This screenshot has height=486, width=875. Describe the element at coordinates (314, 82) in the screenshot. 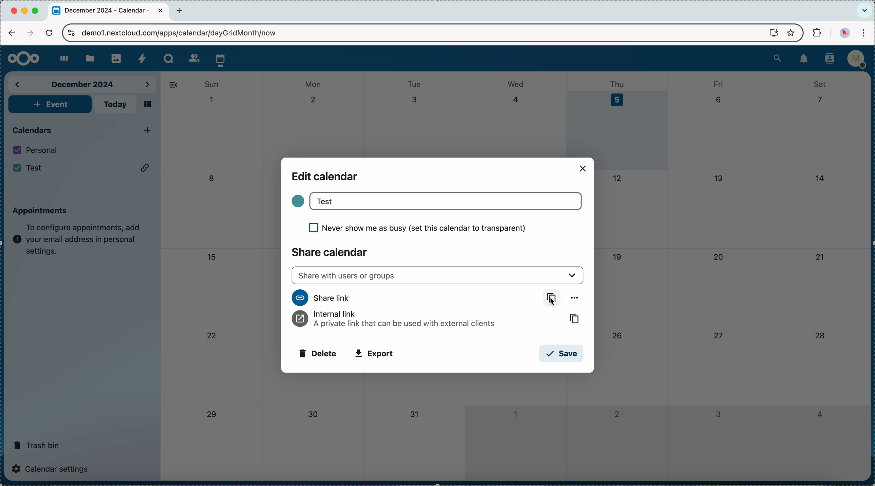

I see `mon` at that location.